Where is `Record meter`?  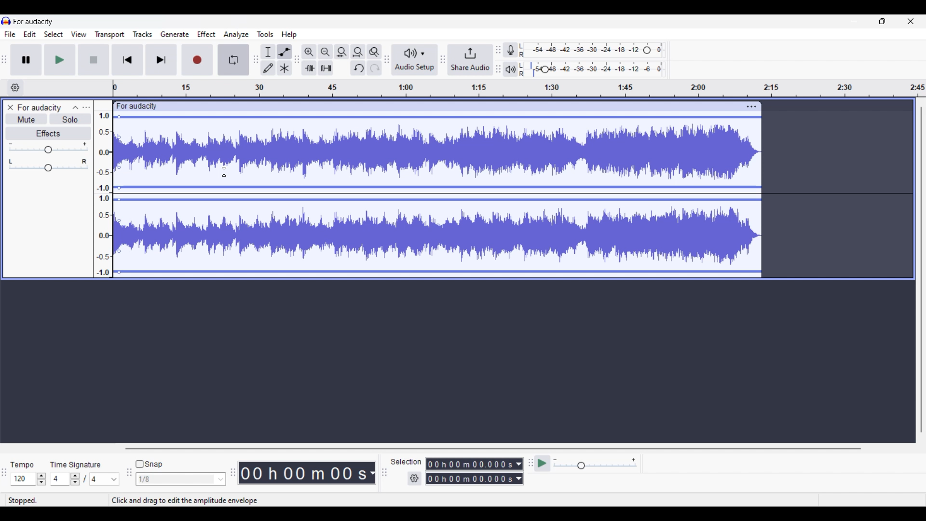 Record meter is located at coordinates (510, 50).